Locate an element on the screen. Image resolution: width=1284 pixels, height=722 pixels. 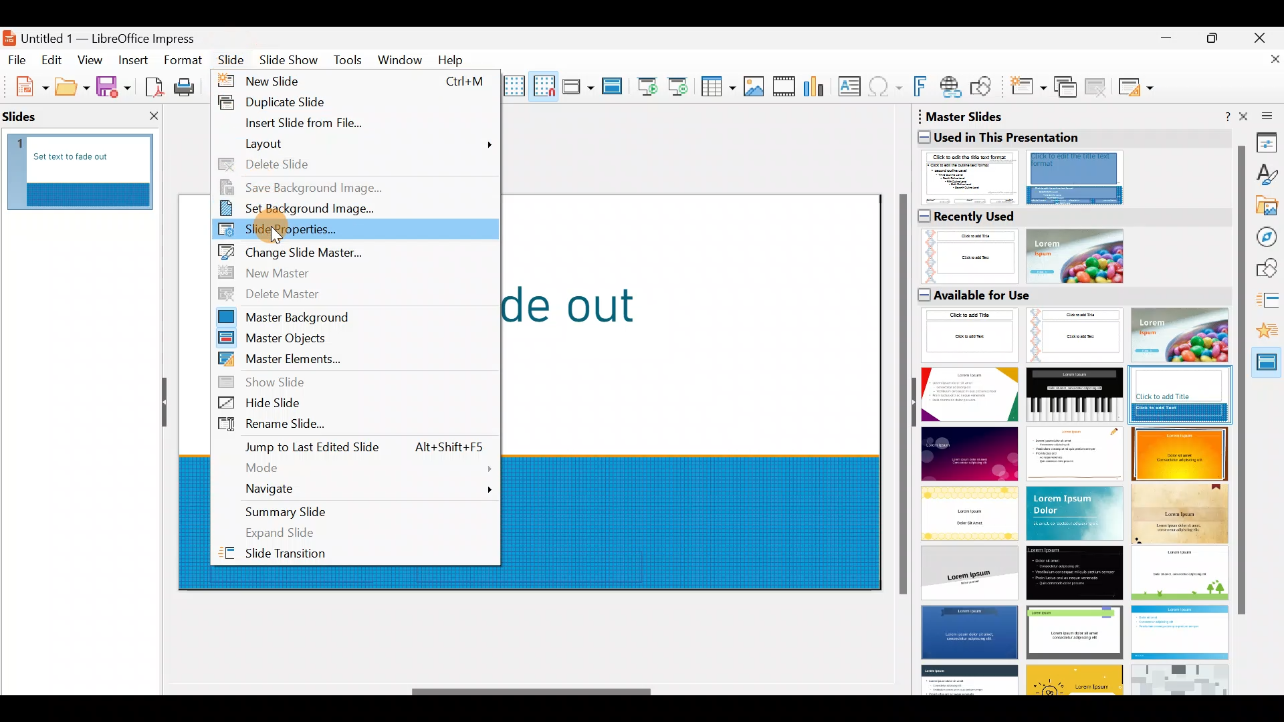
Navigate is located at coordinates (358, 487).